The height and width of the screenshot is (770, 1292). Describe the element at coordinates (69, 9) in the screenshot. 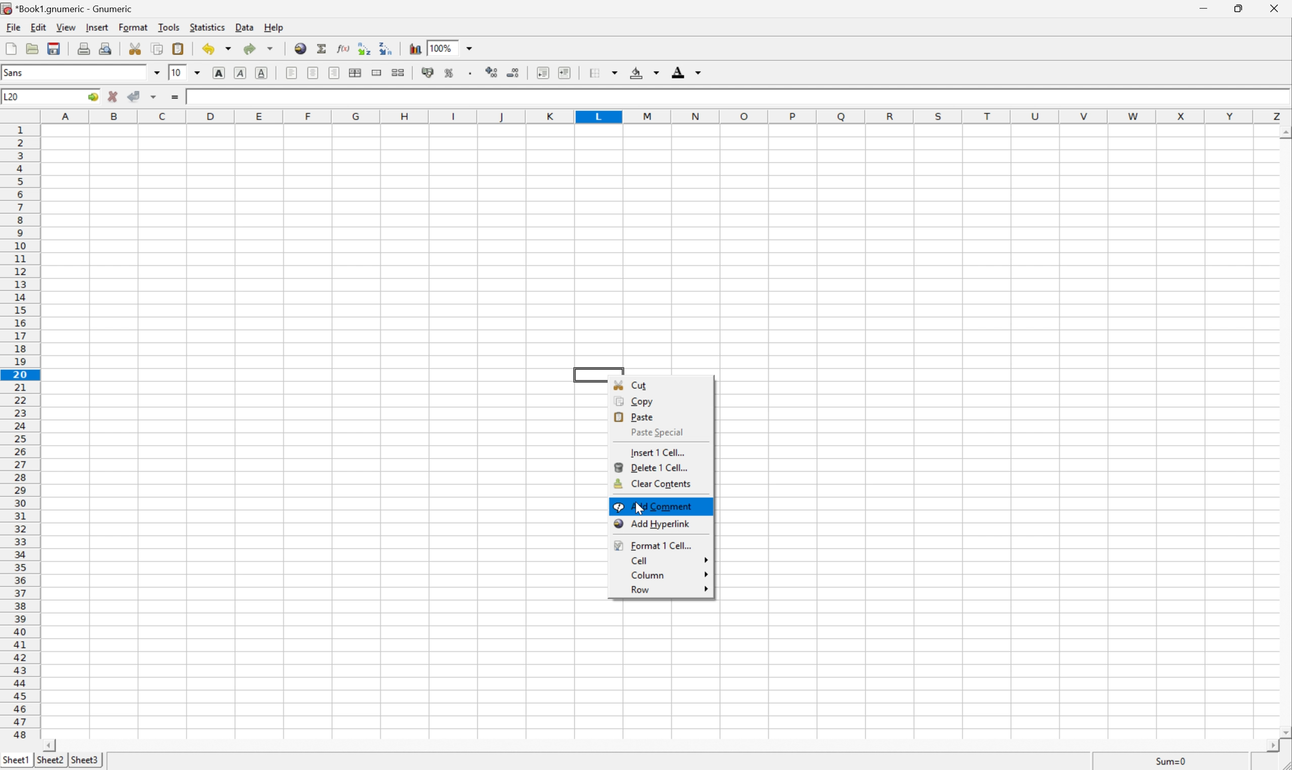

I see `*Book1.gnumeric - Gnumeric` at that location.